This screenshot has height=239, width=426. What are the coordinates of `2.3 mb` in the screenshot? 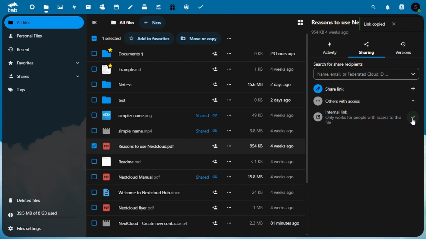 It's located at (257, 223).